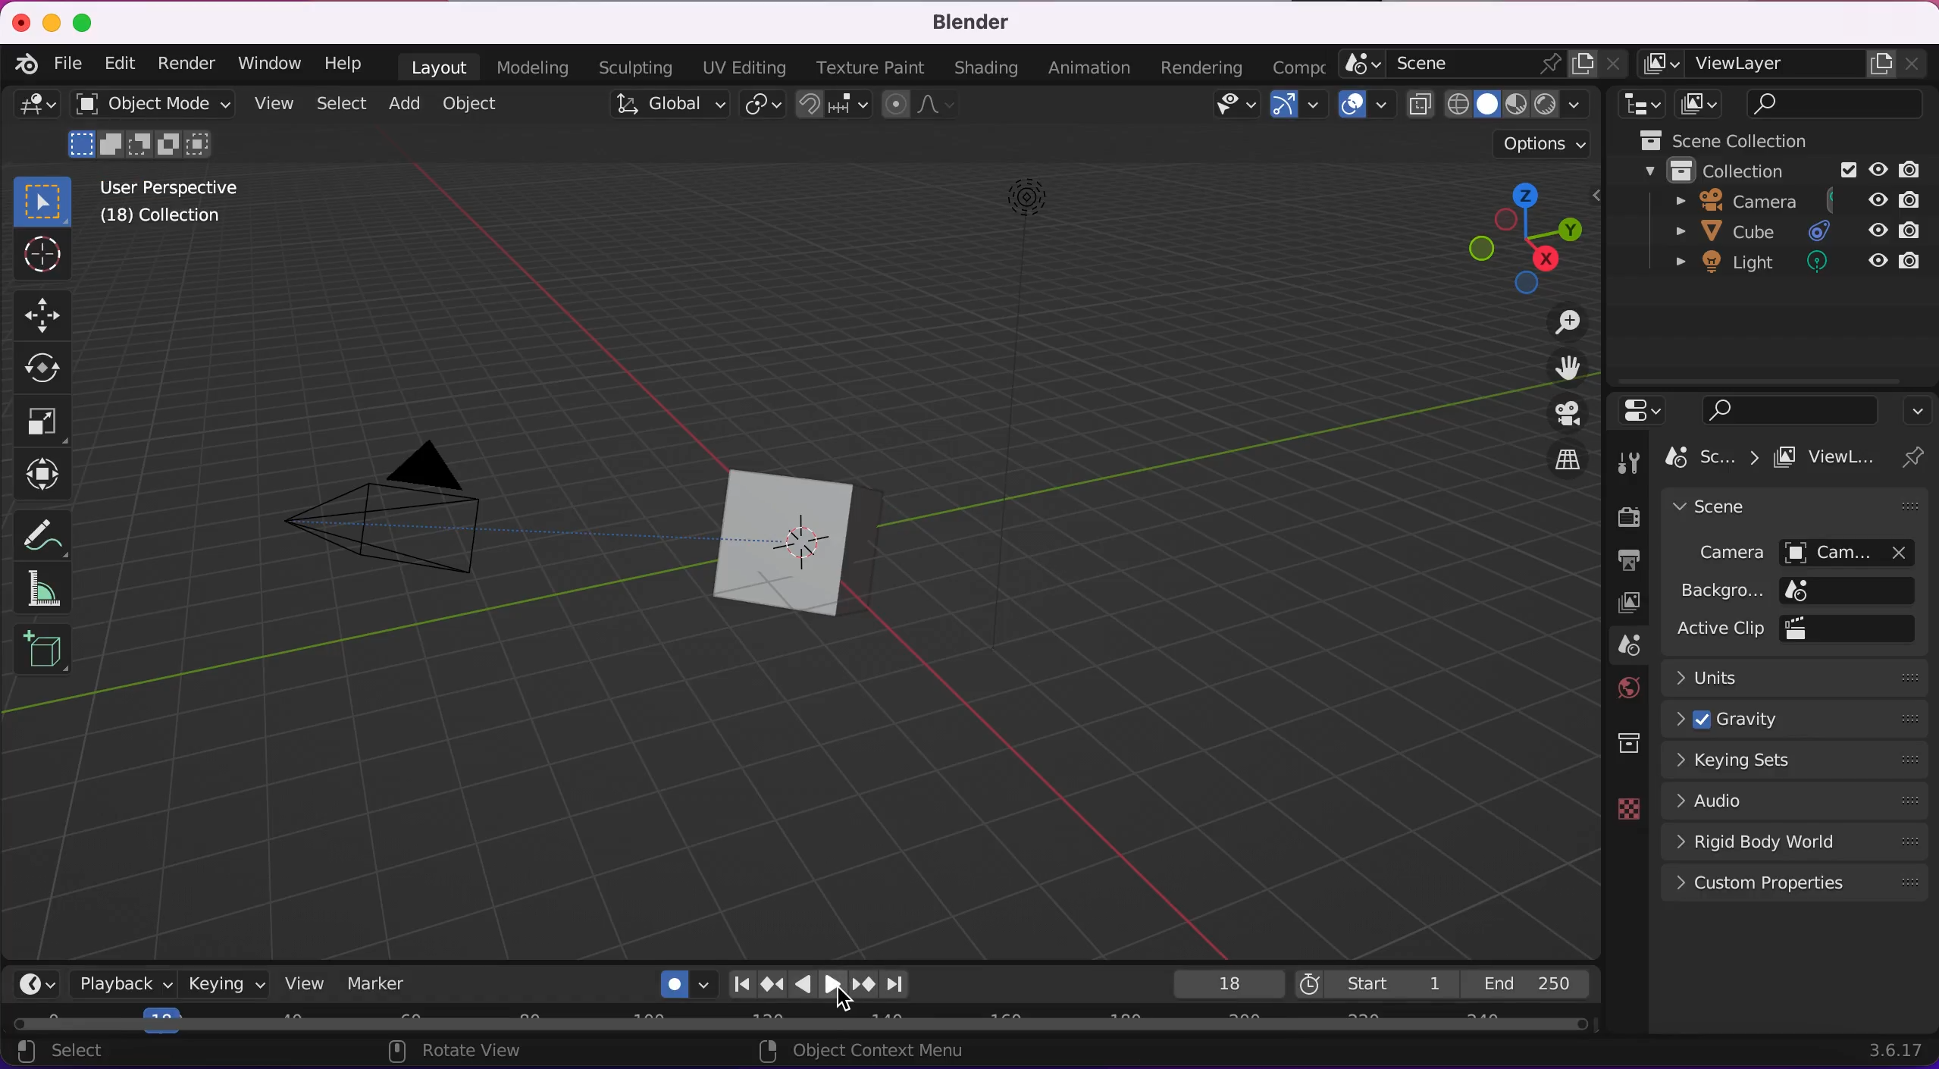 The image size is (1939, 1069). Describe the element at coordinates (1627, 607) in the screenshot. I see `view layer` at that location.